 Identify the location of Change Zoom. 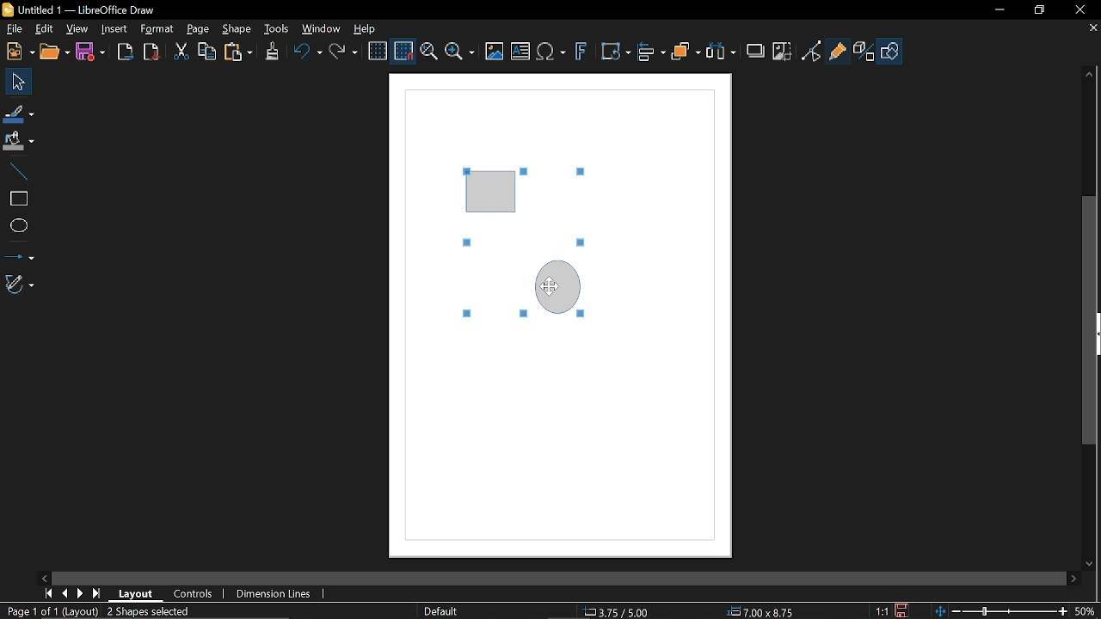
(1003, 612).